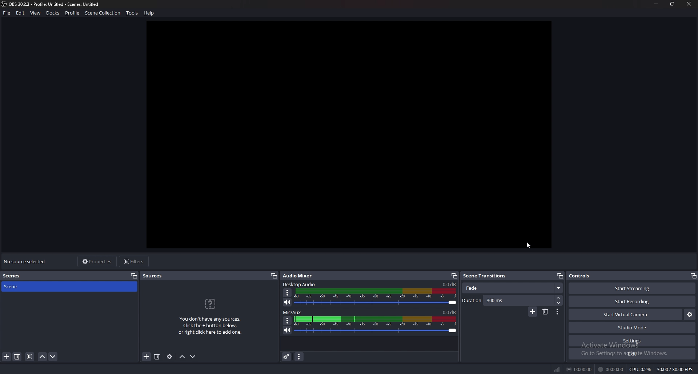 This screenshot has width=698, height=374. What do you see at coordinates (558, 368) in the screenshot?
I see `network` at bounding box center [558, 368].